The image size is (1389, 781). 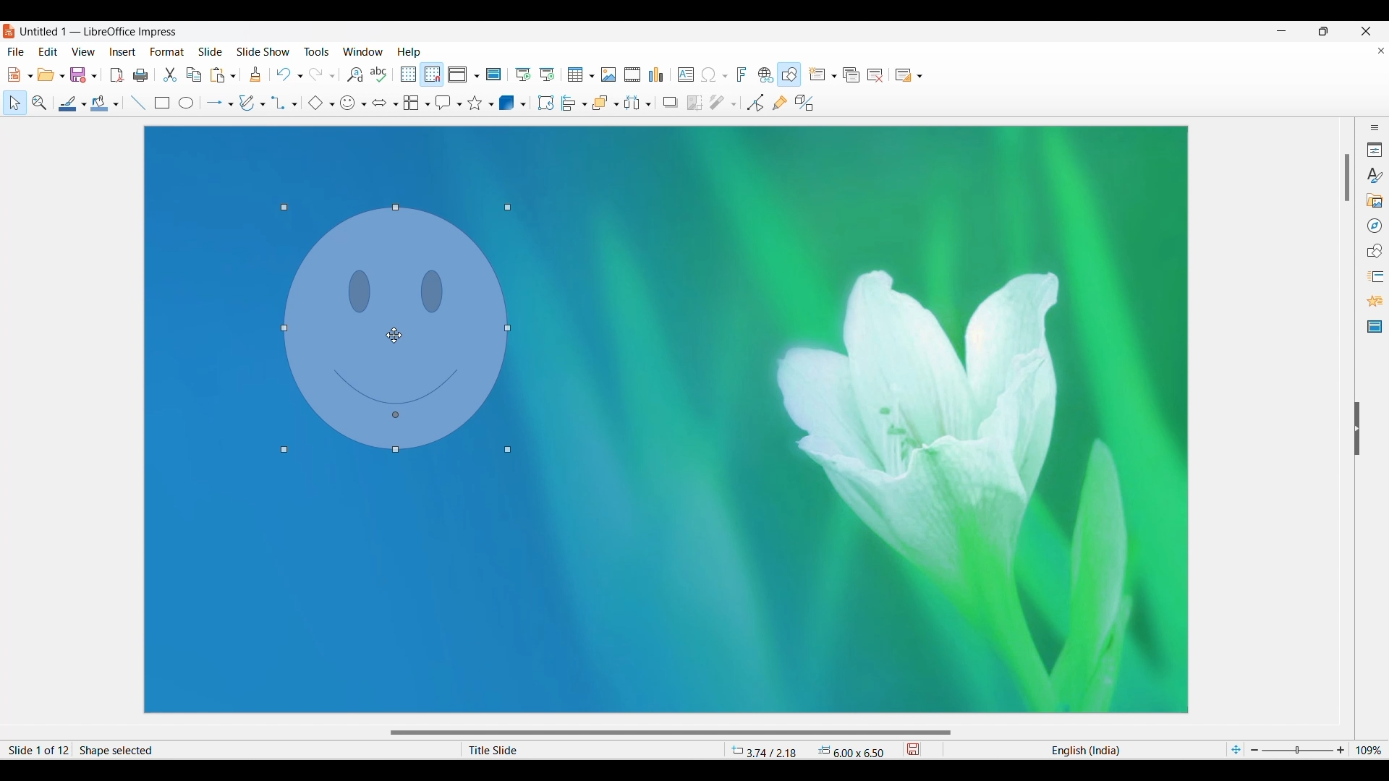 What do you see at coordinates (94, 76) in the screenshot?
I see `Save options` at bounding box center [94, 76].